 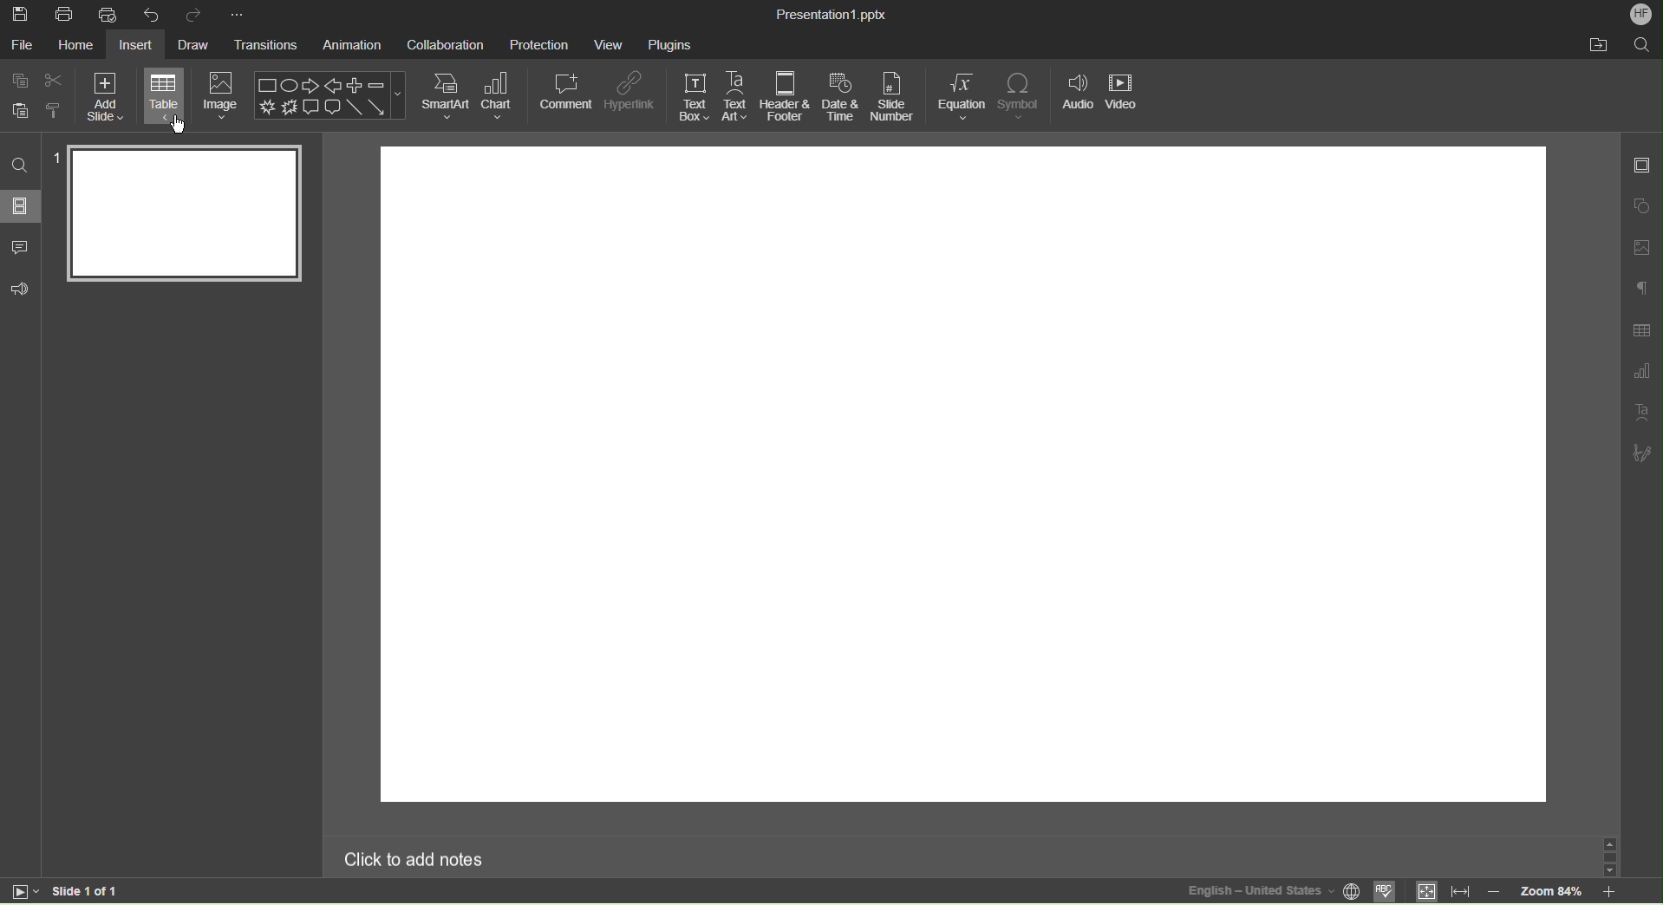 What do you see at coordinates (17, 112) in the screenshot?
I see `Paste` at bounding box center [17, 112].